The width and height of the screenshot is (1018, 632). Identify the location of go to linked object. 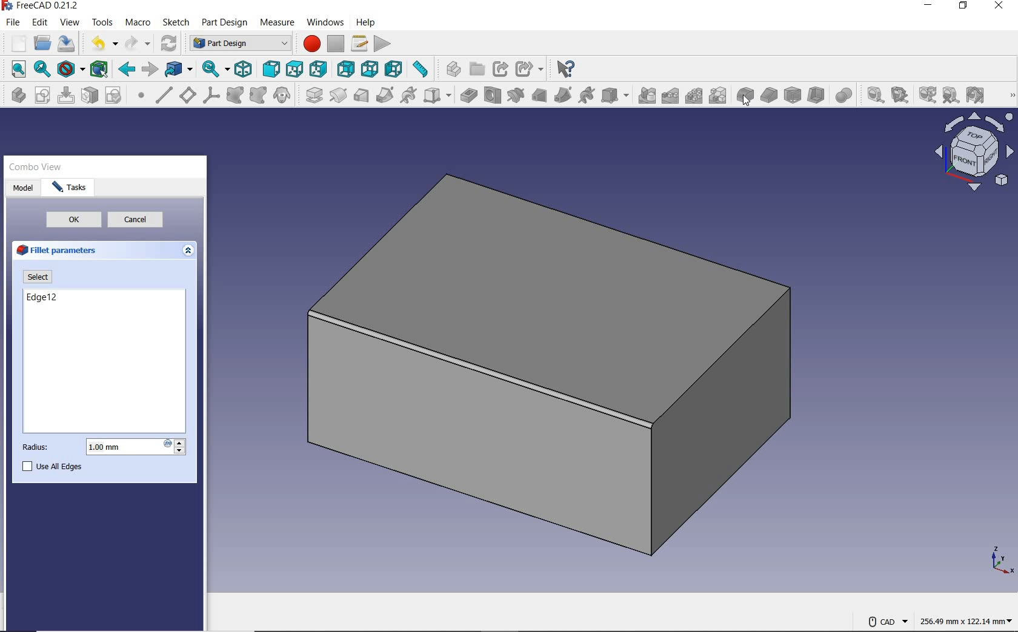
(179, 70).